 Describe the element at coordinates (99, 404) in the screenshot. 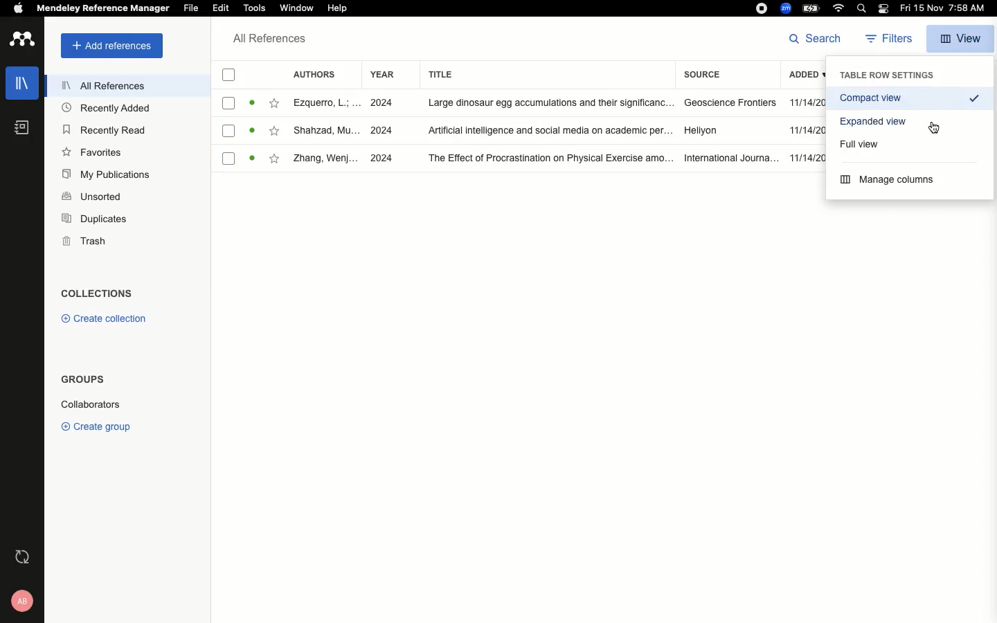

I see `Collaborators` at that location.